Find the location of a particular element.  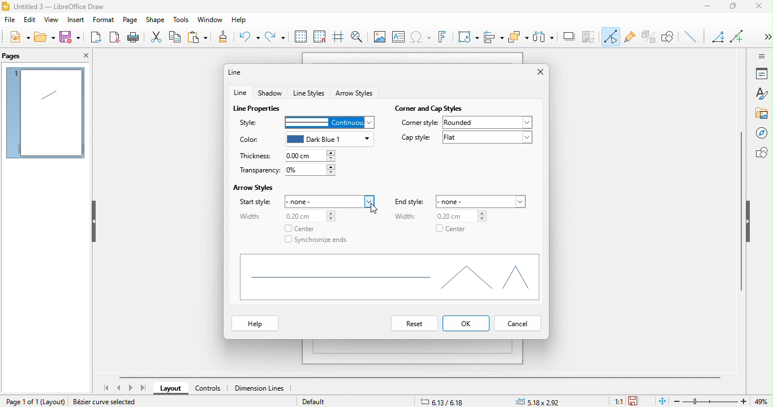

0.20 cm is located at coordinates (456, 215).